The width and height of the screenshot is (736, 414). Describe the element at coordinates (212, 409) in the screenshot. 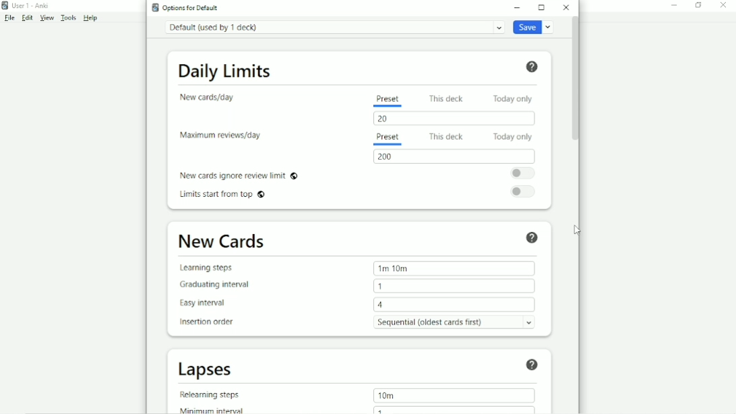

I see `Minimum interval` at that location.